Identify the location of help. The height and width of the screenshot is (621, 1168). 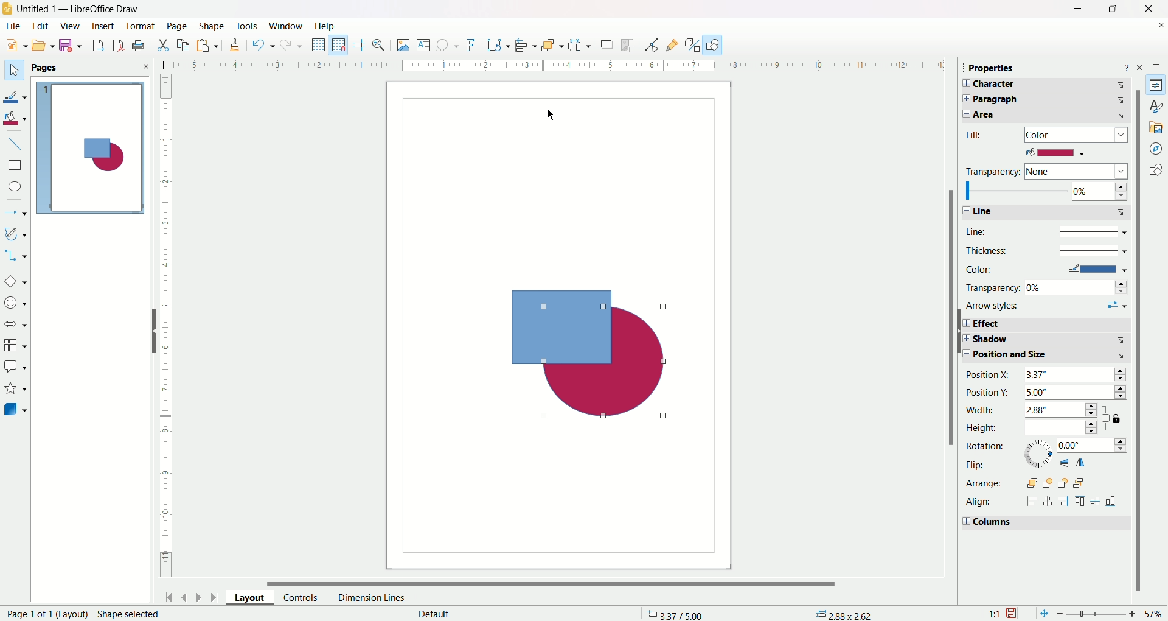
(1126, 66).